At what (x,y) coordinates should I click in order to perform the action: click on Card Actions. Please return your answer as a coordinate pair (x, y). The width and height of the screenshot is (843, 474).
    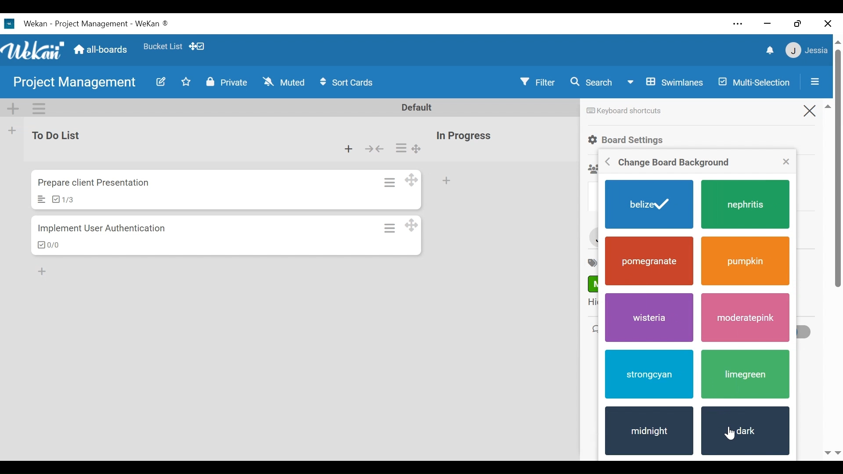
    Looking at the image, I should click on (394, 182).